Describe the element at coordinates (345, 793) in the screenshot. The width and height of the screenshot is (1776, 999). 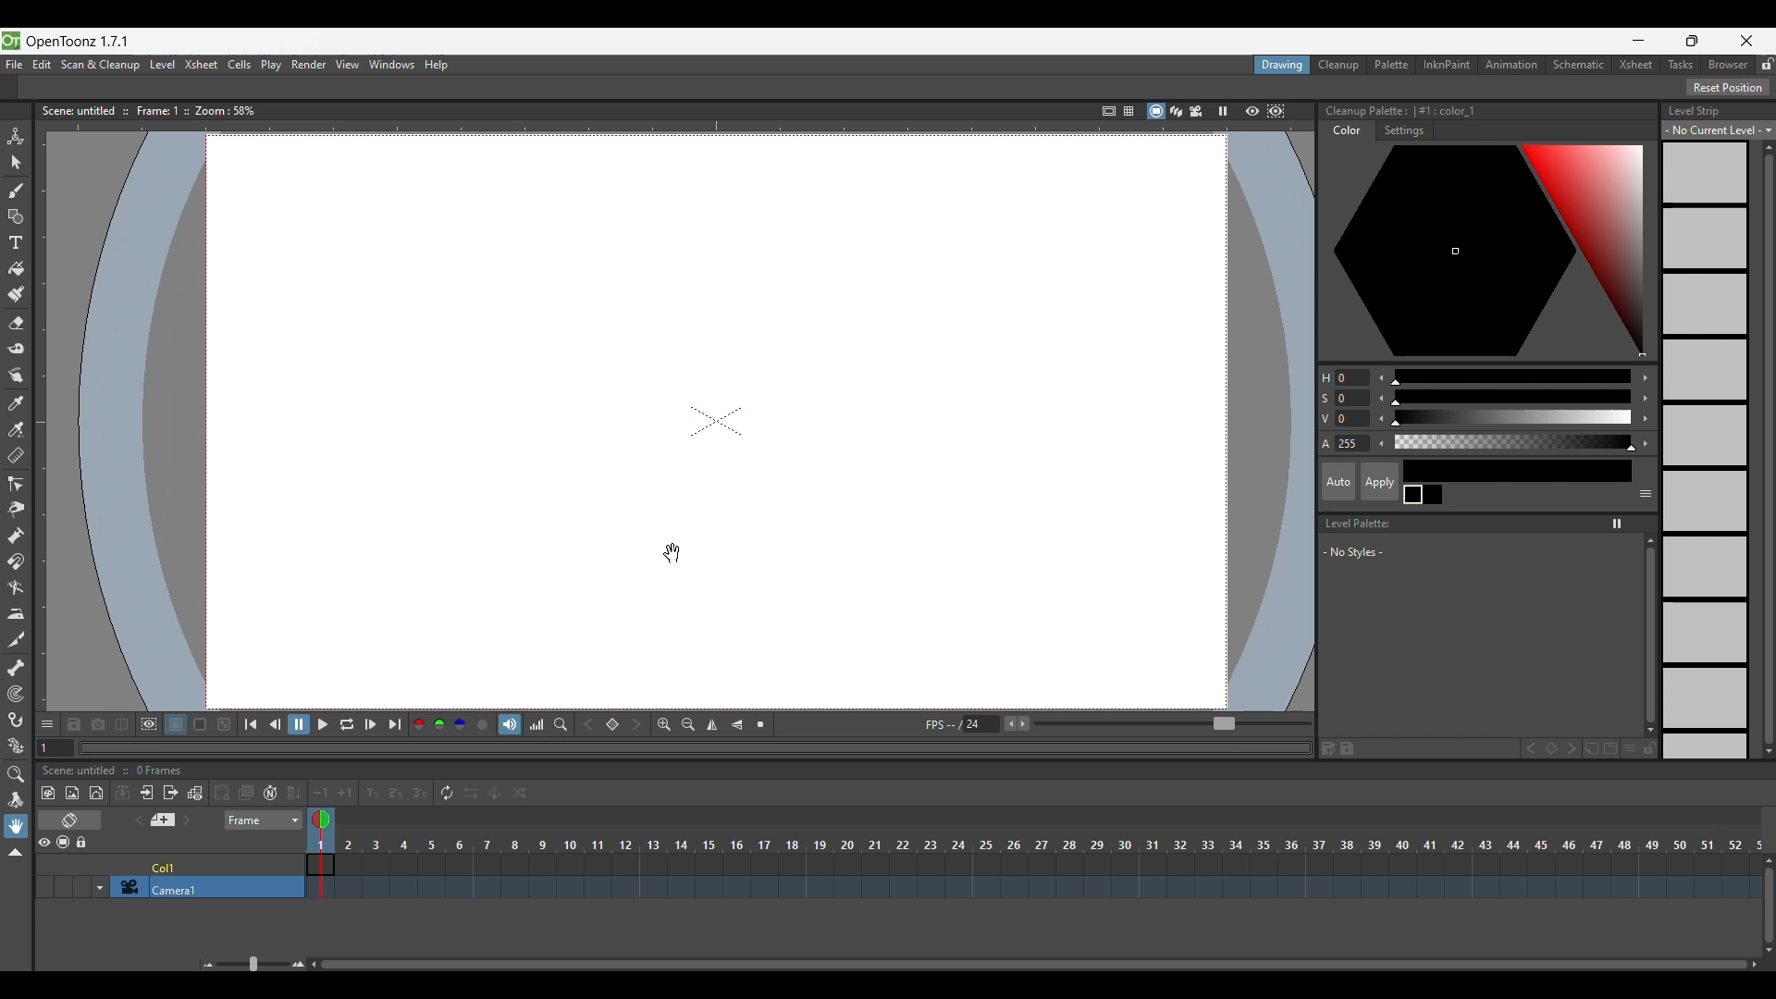
I see `Increase step` at that location.